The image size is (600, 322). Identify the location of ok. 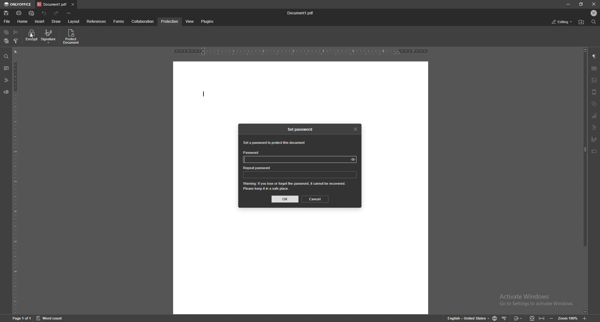
(285, 199).